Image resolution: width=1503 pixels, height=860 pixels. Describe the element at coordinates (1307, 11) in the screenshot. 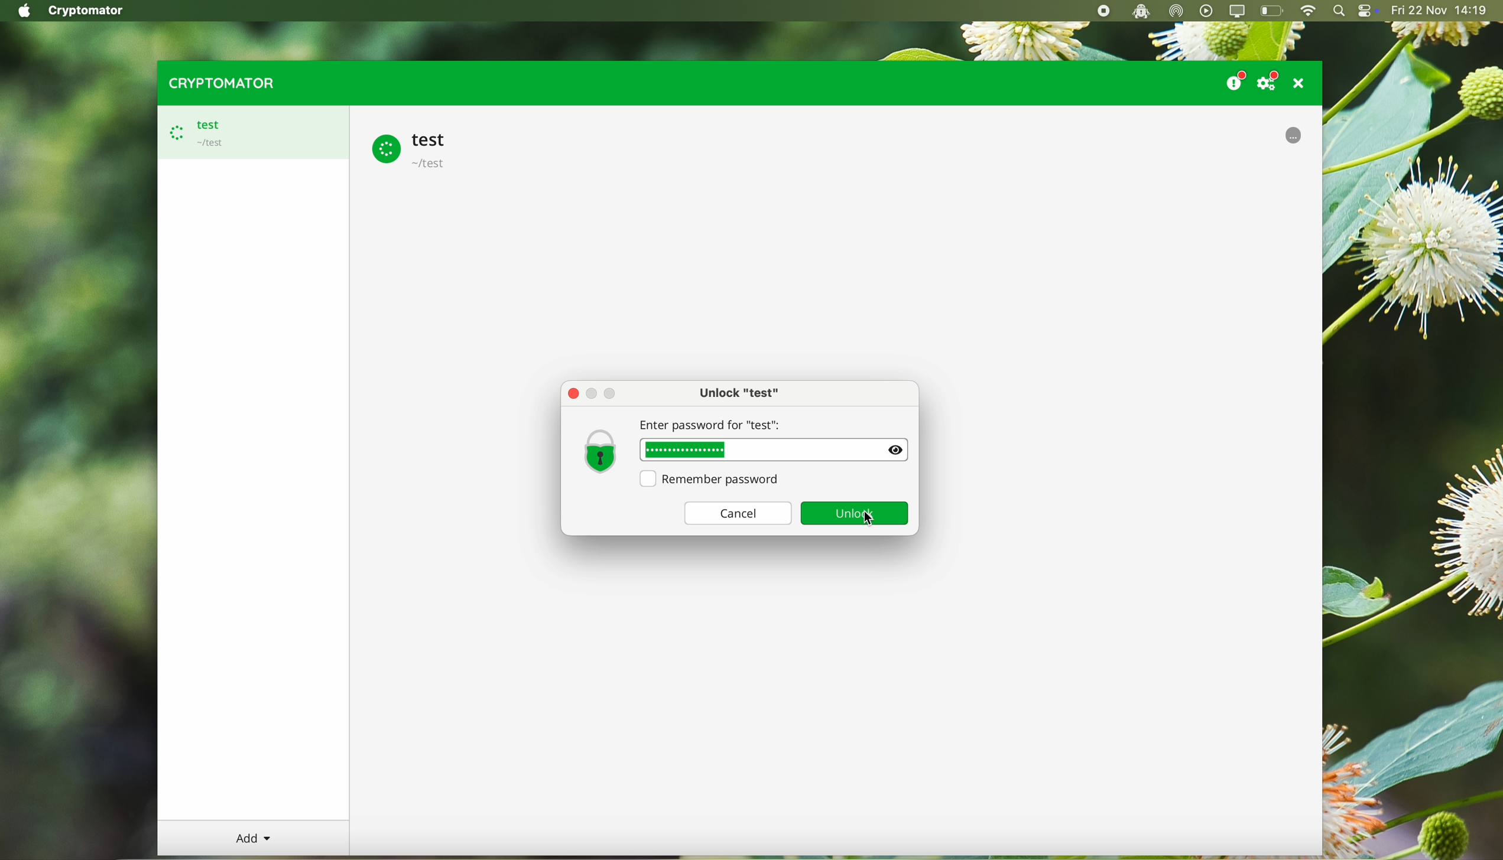

I see `wifi` at that location.